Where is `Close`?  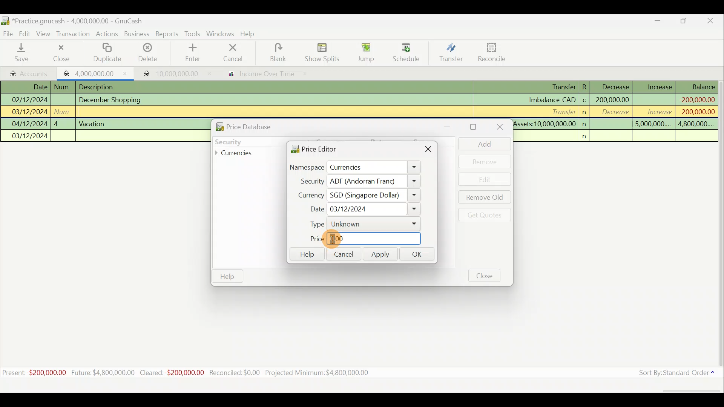
Close is located at coordinates (713, 21).